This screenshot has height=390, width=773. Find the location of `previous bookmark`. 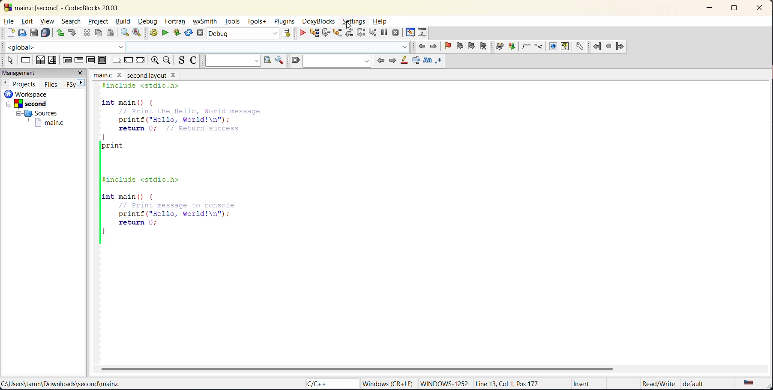

previous bookmark is located at coordinates (461, 46).